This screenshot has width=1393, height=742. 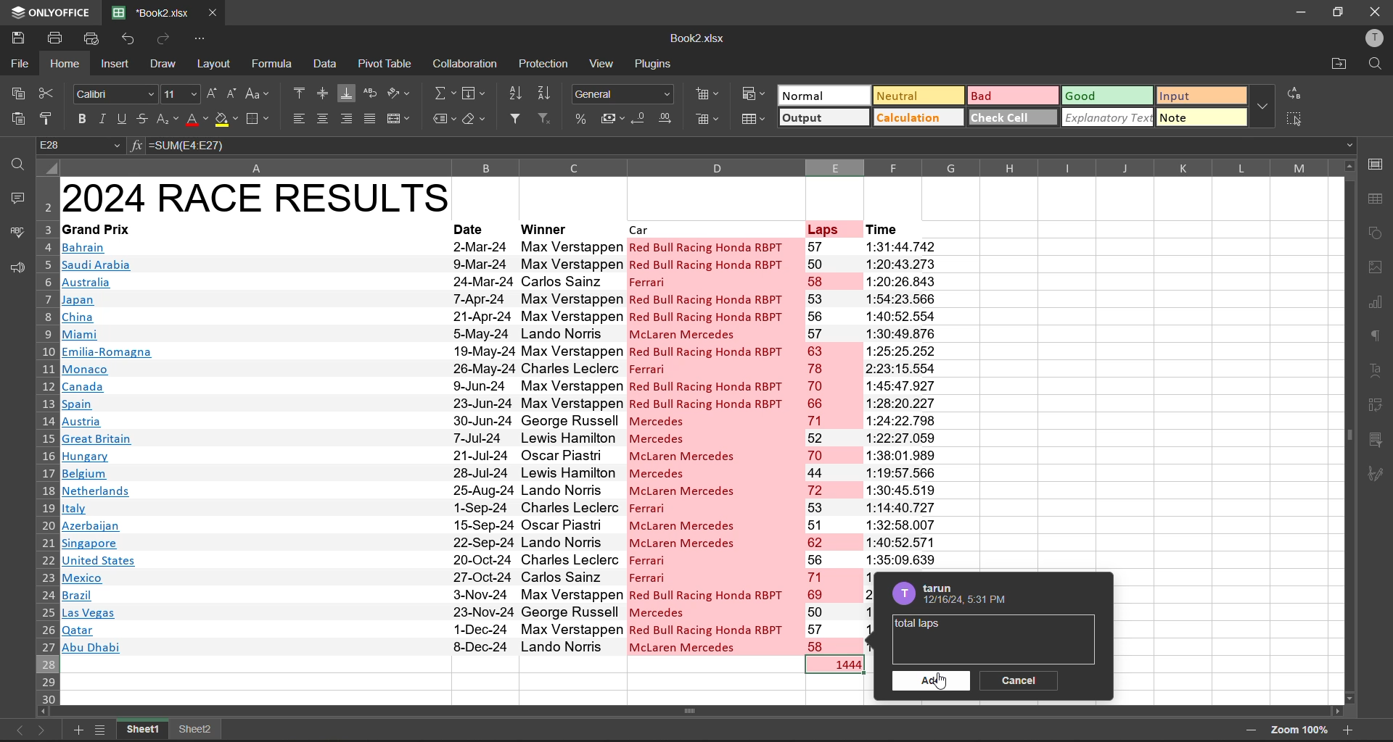 What do you see at coordinates (17, 199) in the screenshot?
I see `comments` at bounding box center [17, 199].